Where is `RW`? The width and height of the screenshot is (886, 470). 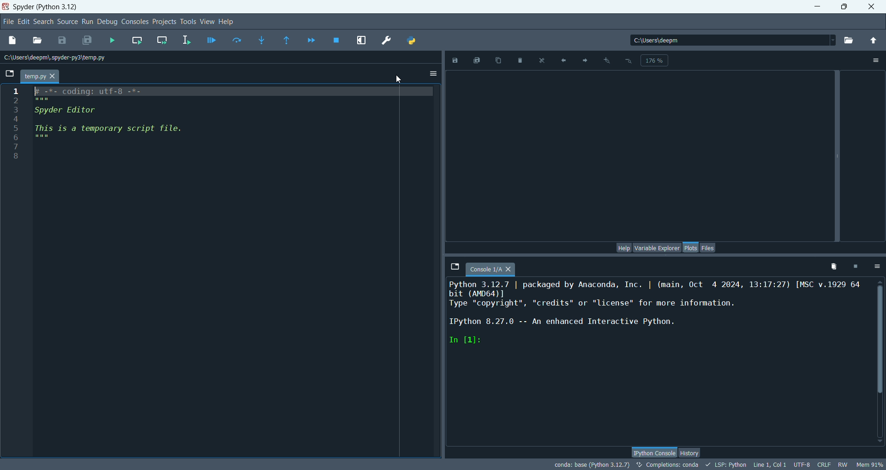 RW is located at coordinates (844, 464).